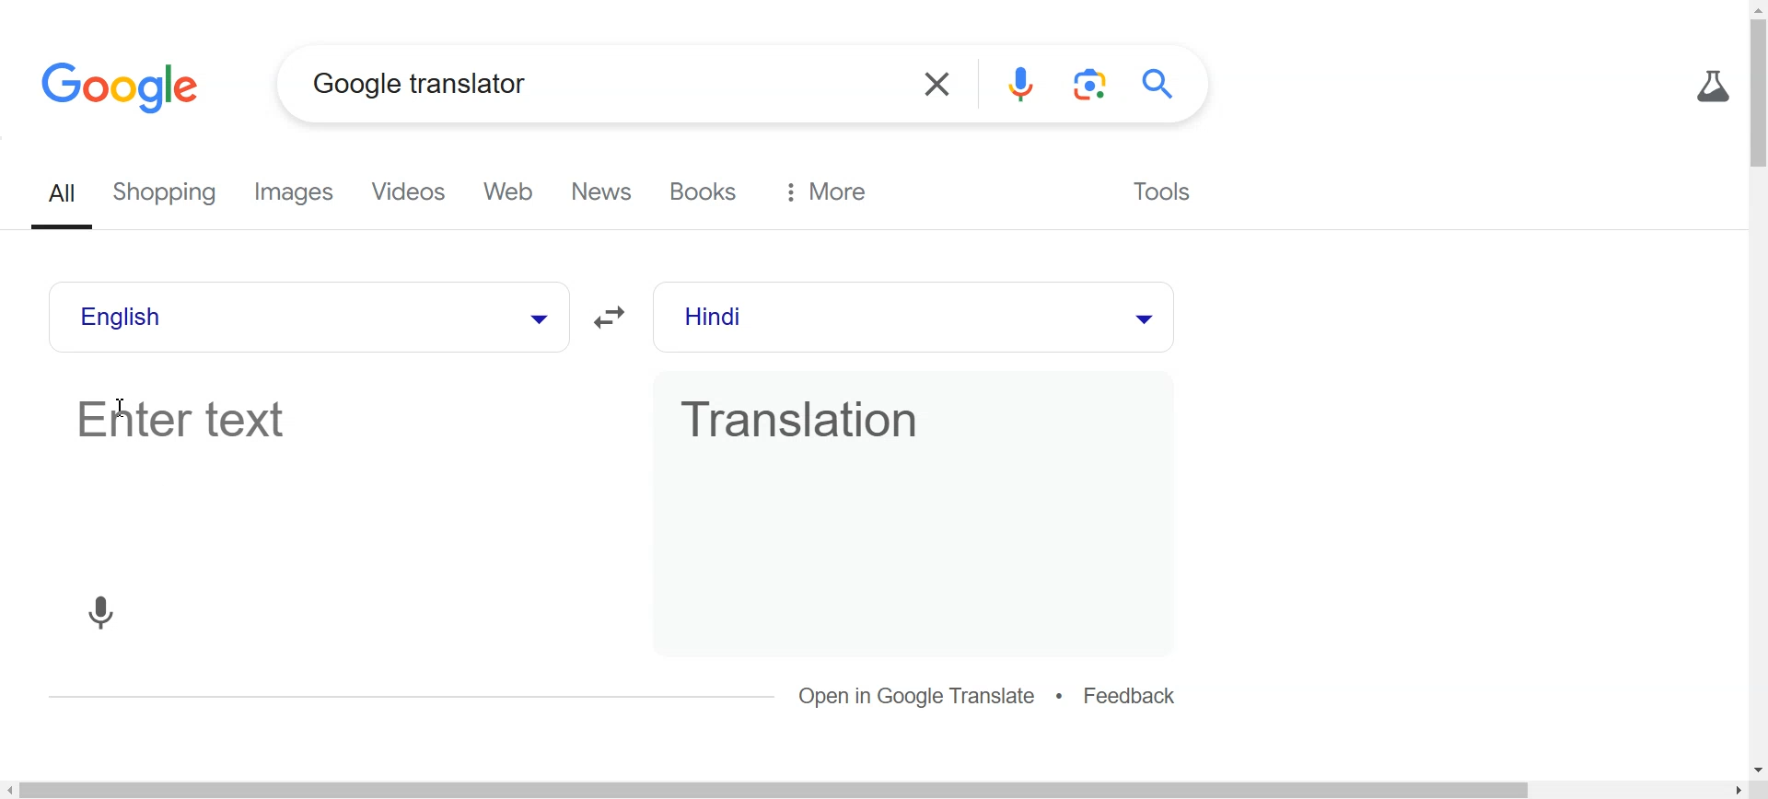  I want to click on Feedback, so click(1131, 698).